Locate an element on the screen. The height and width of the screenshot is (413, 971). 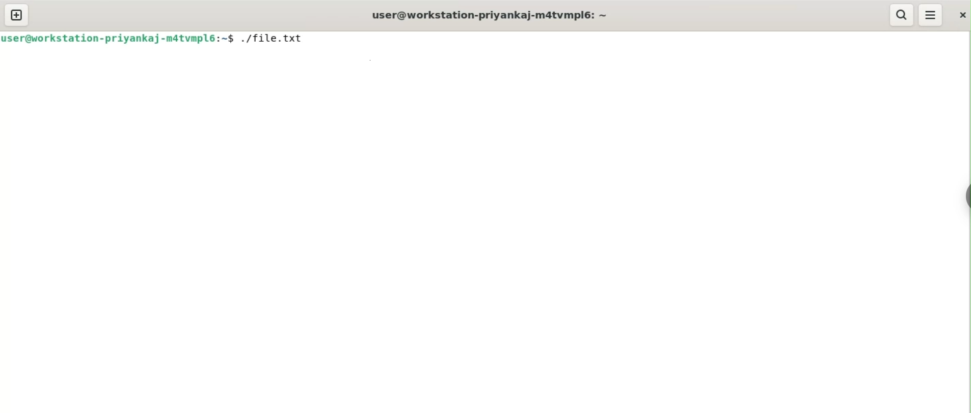
sidebar is located at coordinates (966, 194).